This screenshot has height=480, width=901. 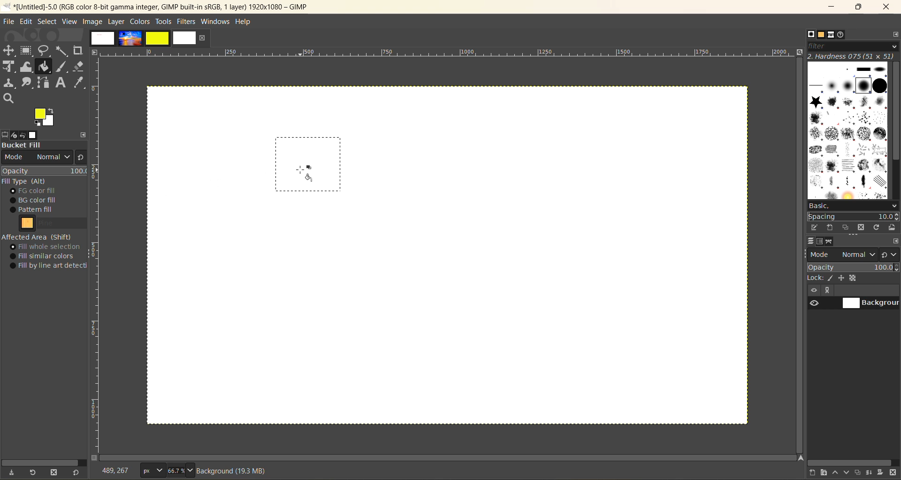 What do you see at coordinates (894, 37) in the screenshot?
I see `configure` at bounding box center [894, 37].